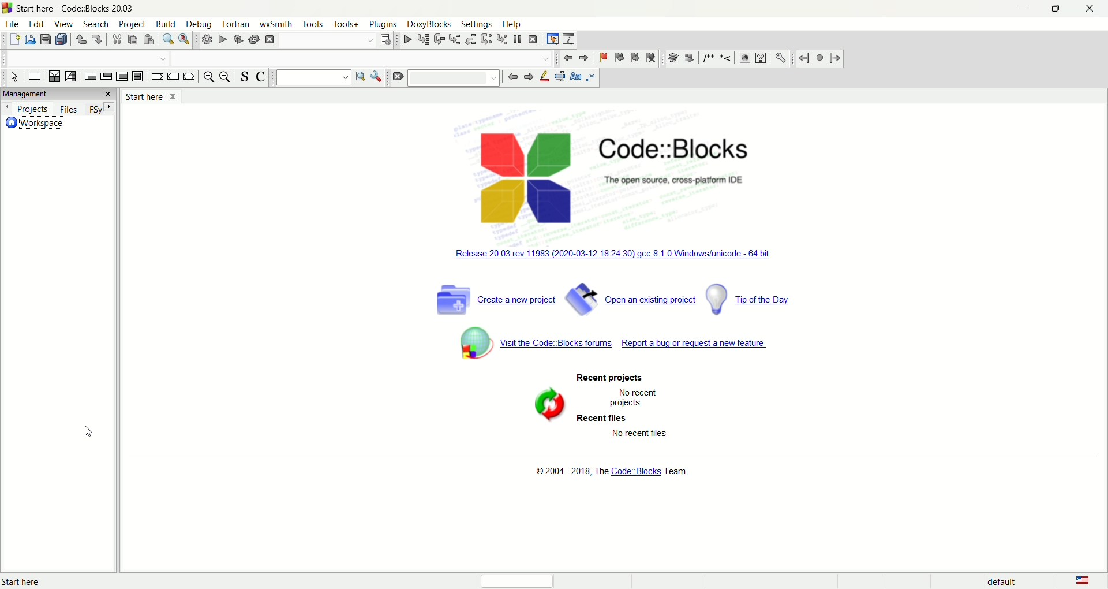 The width and height of the screenshot is (1108, 589). What do you see at coordinates (276, 24) in the screenshot?
I see `wxSmith` at bounding box center [276, 24].